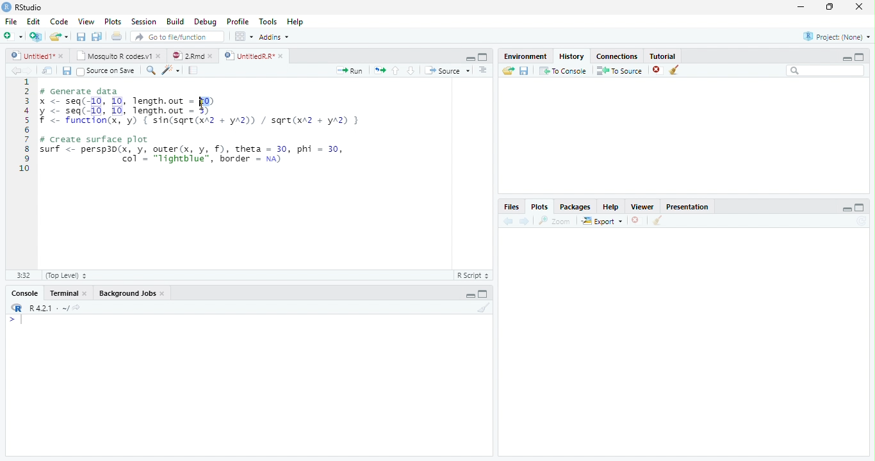 This screenshot has height=461, width=875. What do you see at coordinates (15, 70) in the screenshot?
I see `Go back to previous source location` at bounding box center [15, 70].